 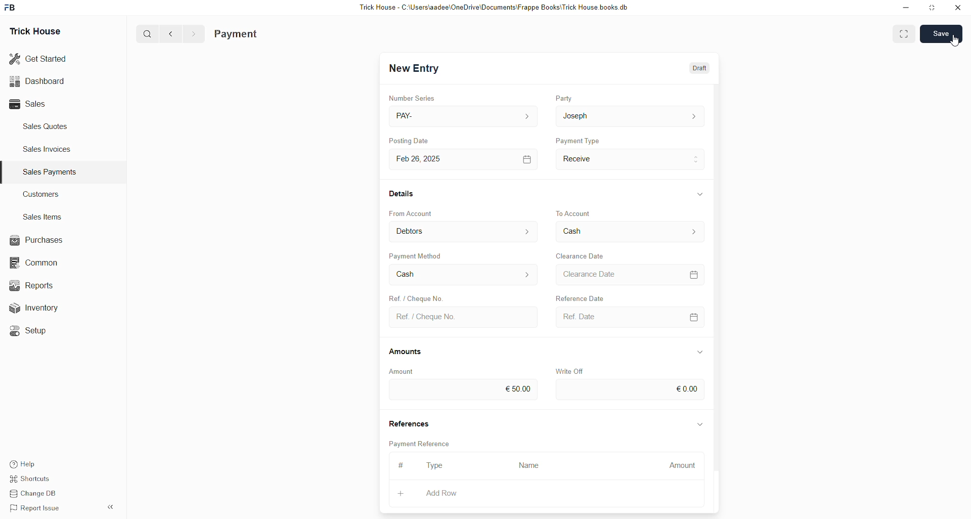 What do you see at coordinates (236, 34) in the screenshot?
I see `Payment` at bounding box center [236, 34].